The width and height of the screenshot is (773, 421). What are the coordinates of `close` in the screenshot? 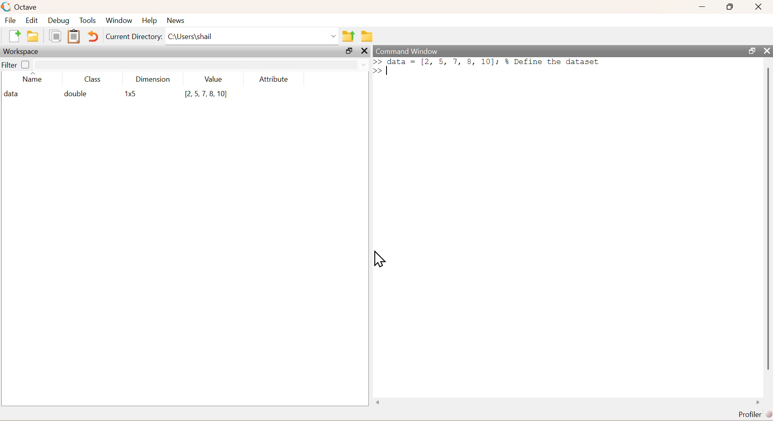 It's located at (767, 51).